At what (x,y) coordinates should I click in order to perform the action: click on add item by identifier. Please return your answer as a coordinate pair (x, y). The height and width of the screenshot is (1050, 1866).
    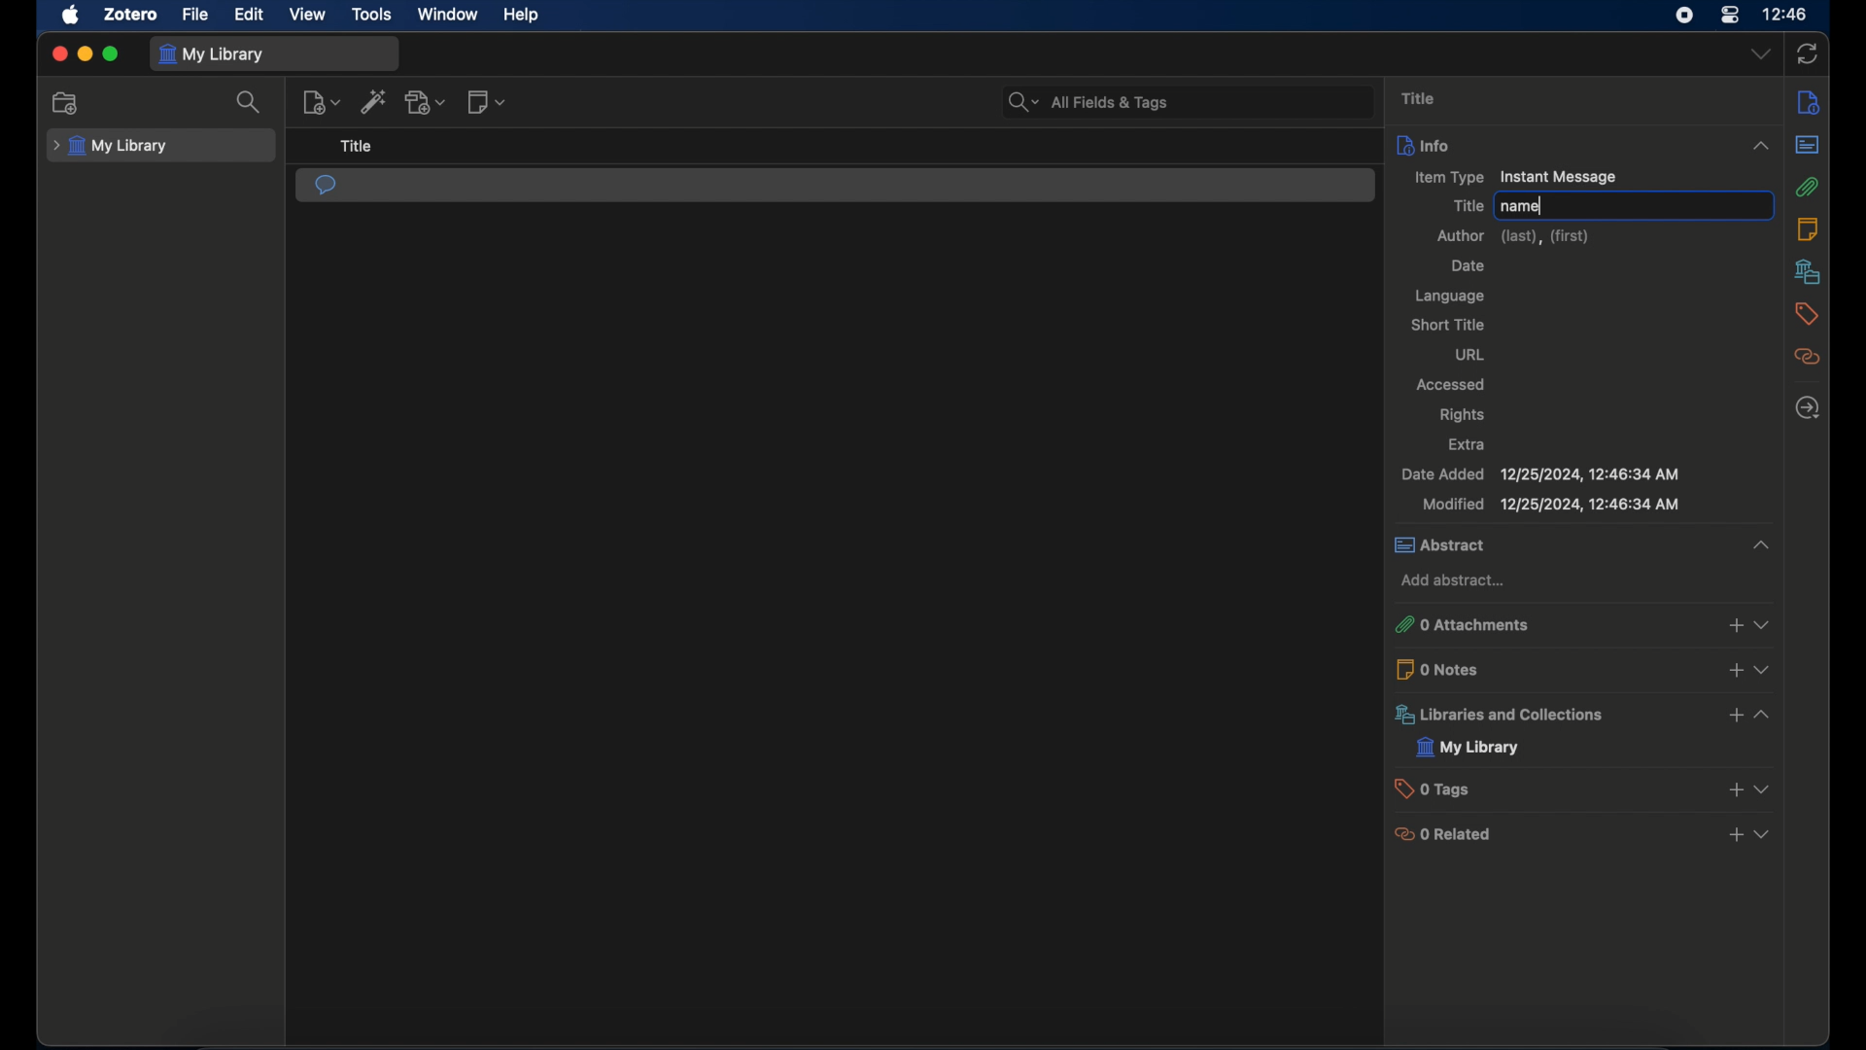
    Looking at the image, I should click on (374, 102).